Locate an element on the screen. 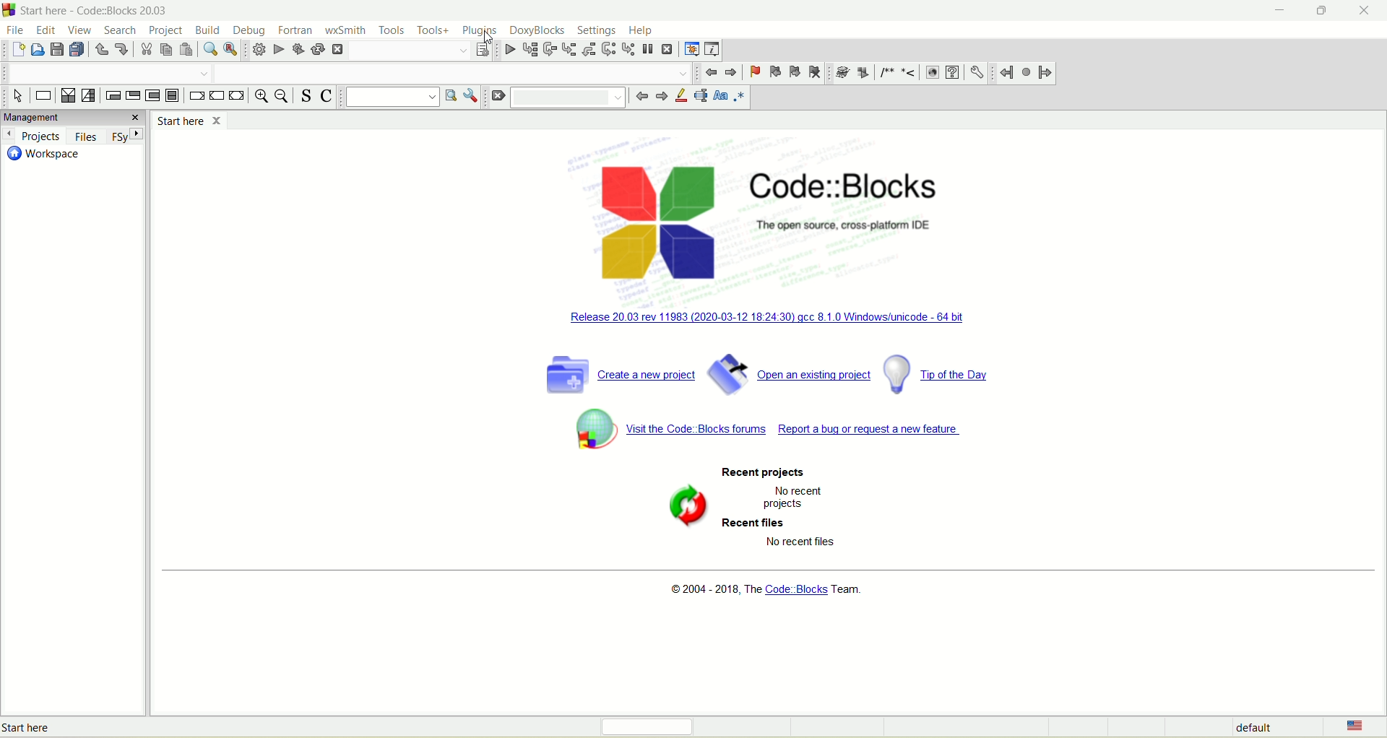 This screenshot has height=738, width=1387. highlight is located at coordinates (682, 95).